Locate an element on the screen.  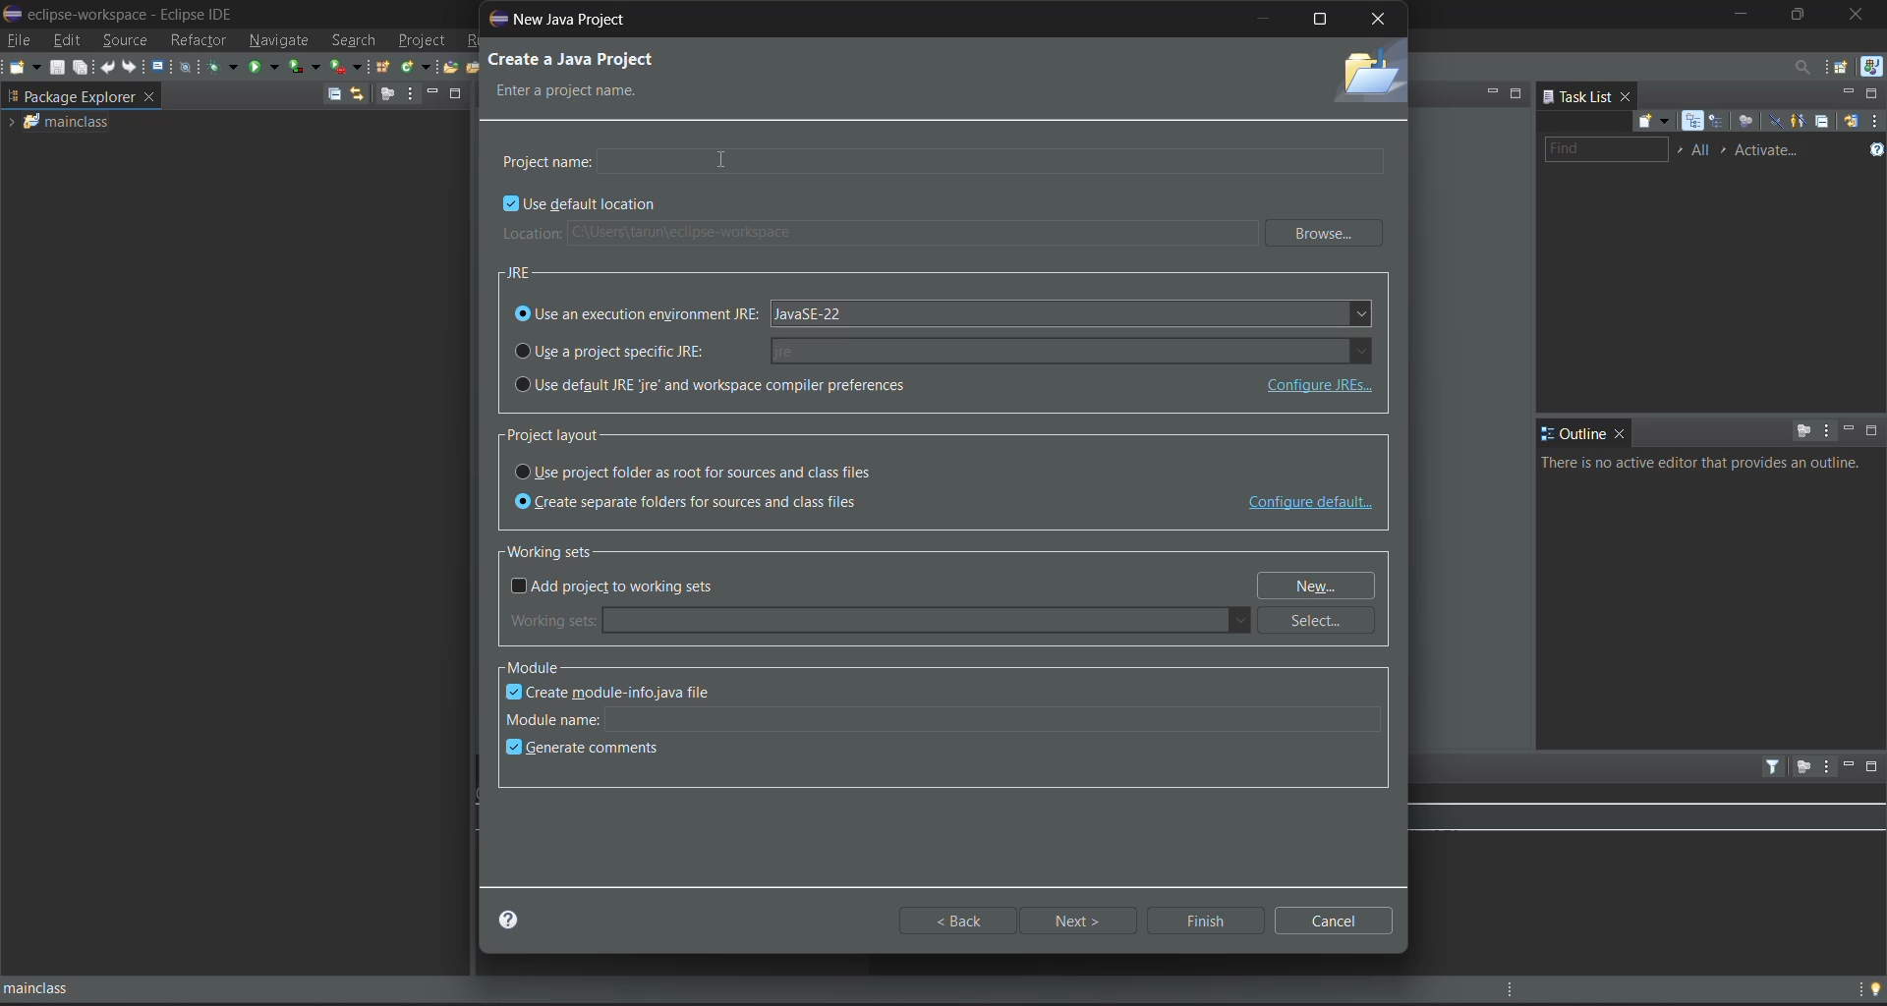
use default location is located at coordinates (583, 206).